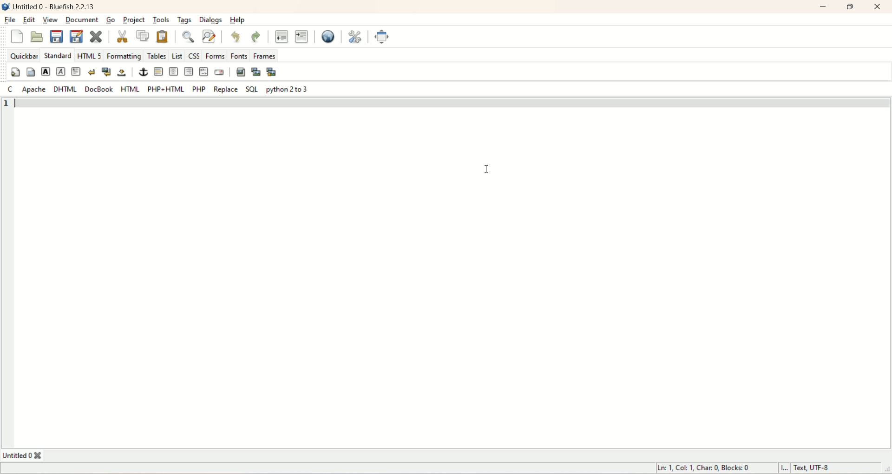  I want to click on new, so click(16, 35).